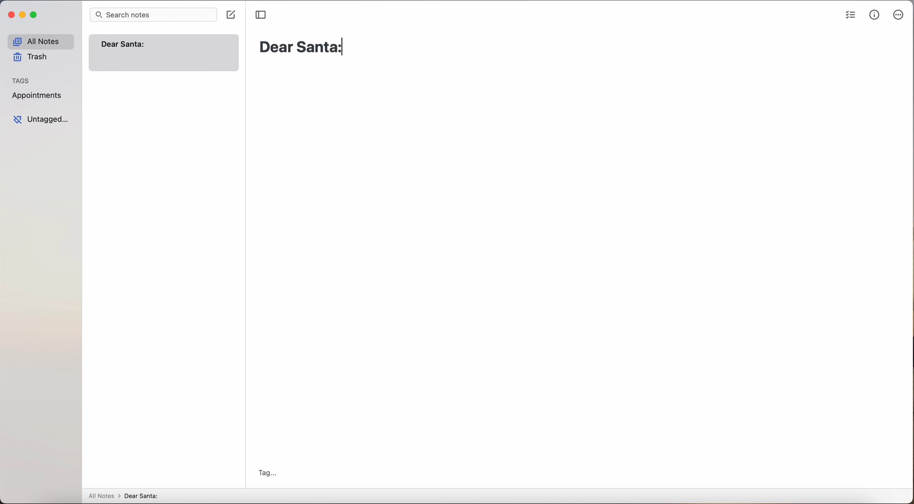 Image resolution: width=914 pixels, height=504 pixels. Describe the element at coordinates (232, 16) in the screenshot. I see `click on create note` at that location.